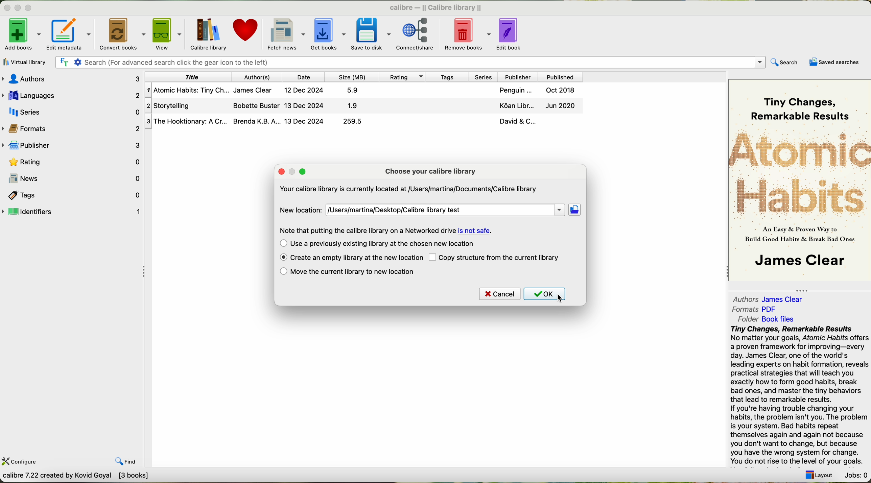 The height and width of the screenshot is (483, 871). What do you see at coordinates (19, 8) in the screenshot?
I see `minimize program` at bounding box center [19, 8].